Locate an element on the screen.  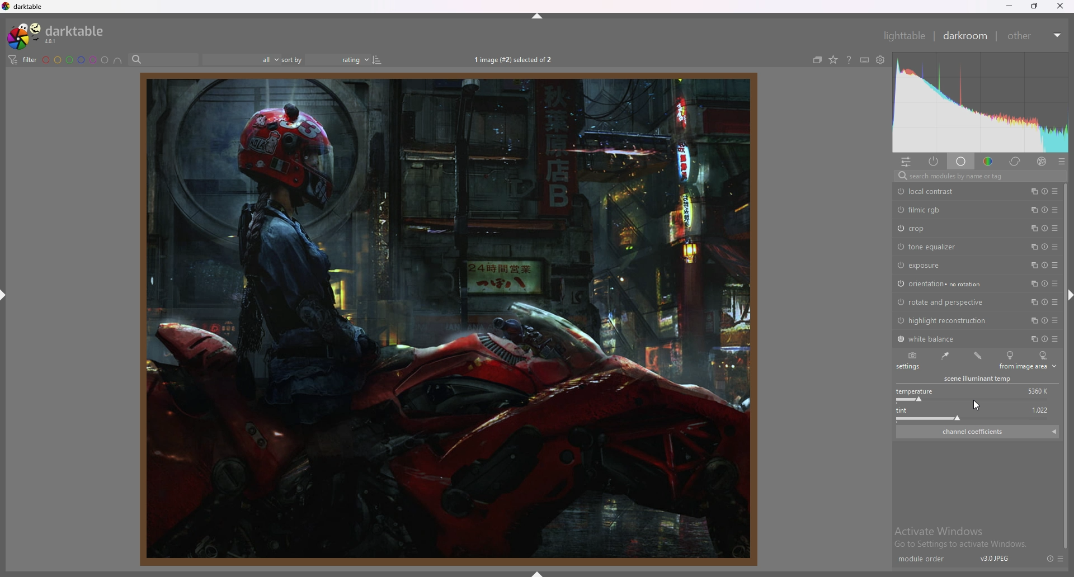
sort by is located at coordinates (327, 60).